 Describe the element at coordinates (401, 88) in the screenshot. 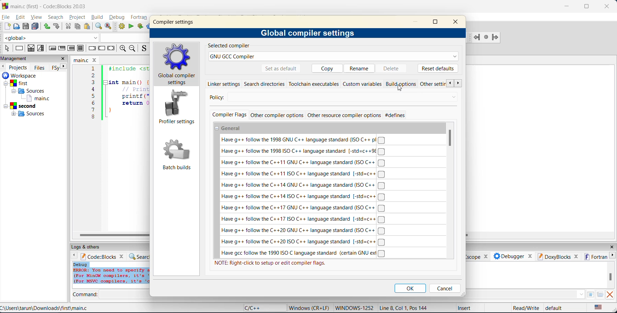

I see `Cursor` at that location.